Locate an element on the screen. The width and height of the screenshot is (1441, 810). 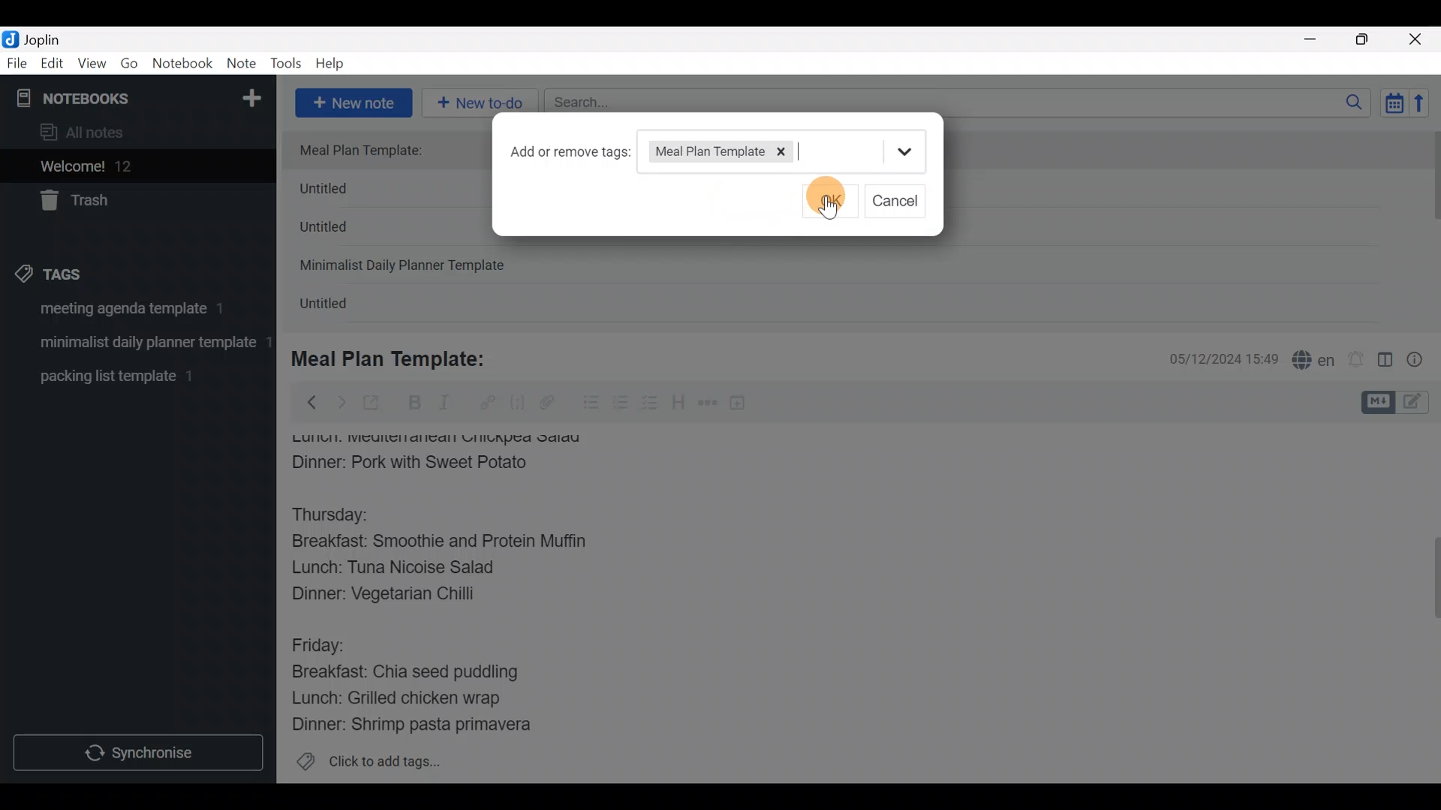
View is located at coordinates (92, 66).